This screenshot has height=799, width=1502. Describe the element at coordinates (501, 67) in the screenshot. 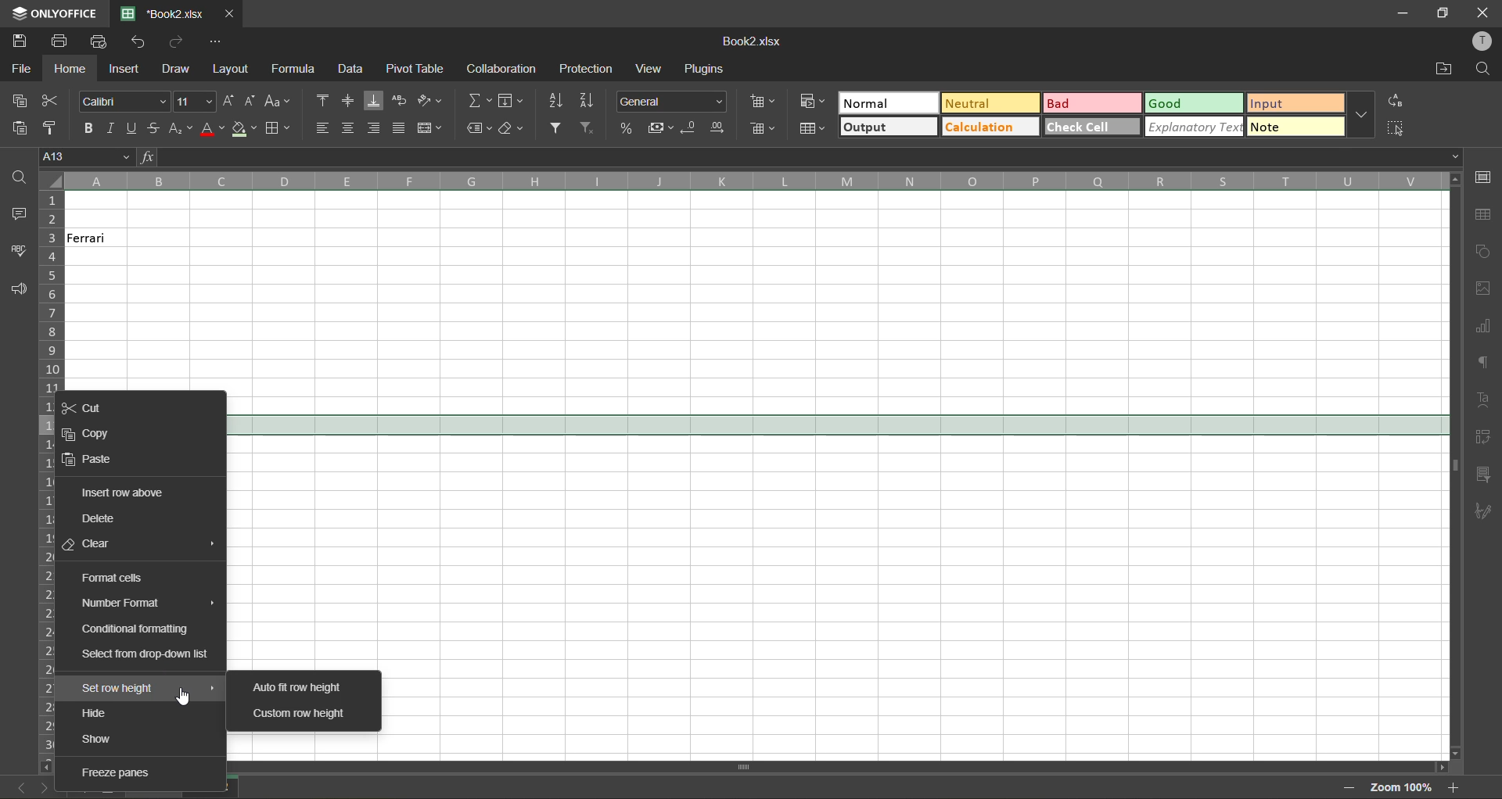

I see `collaboration` at that location.